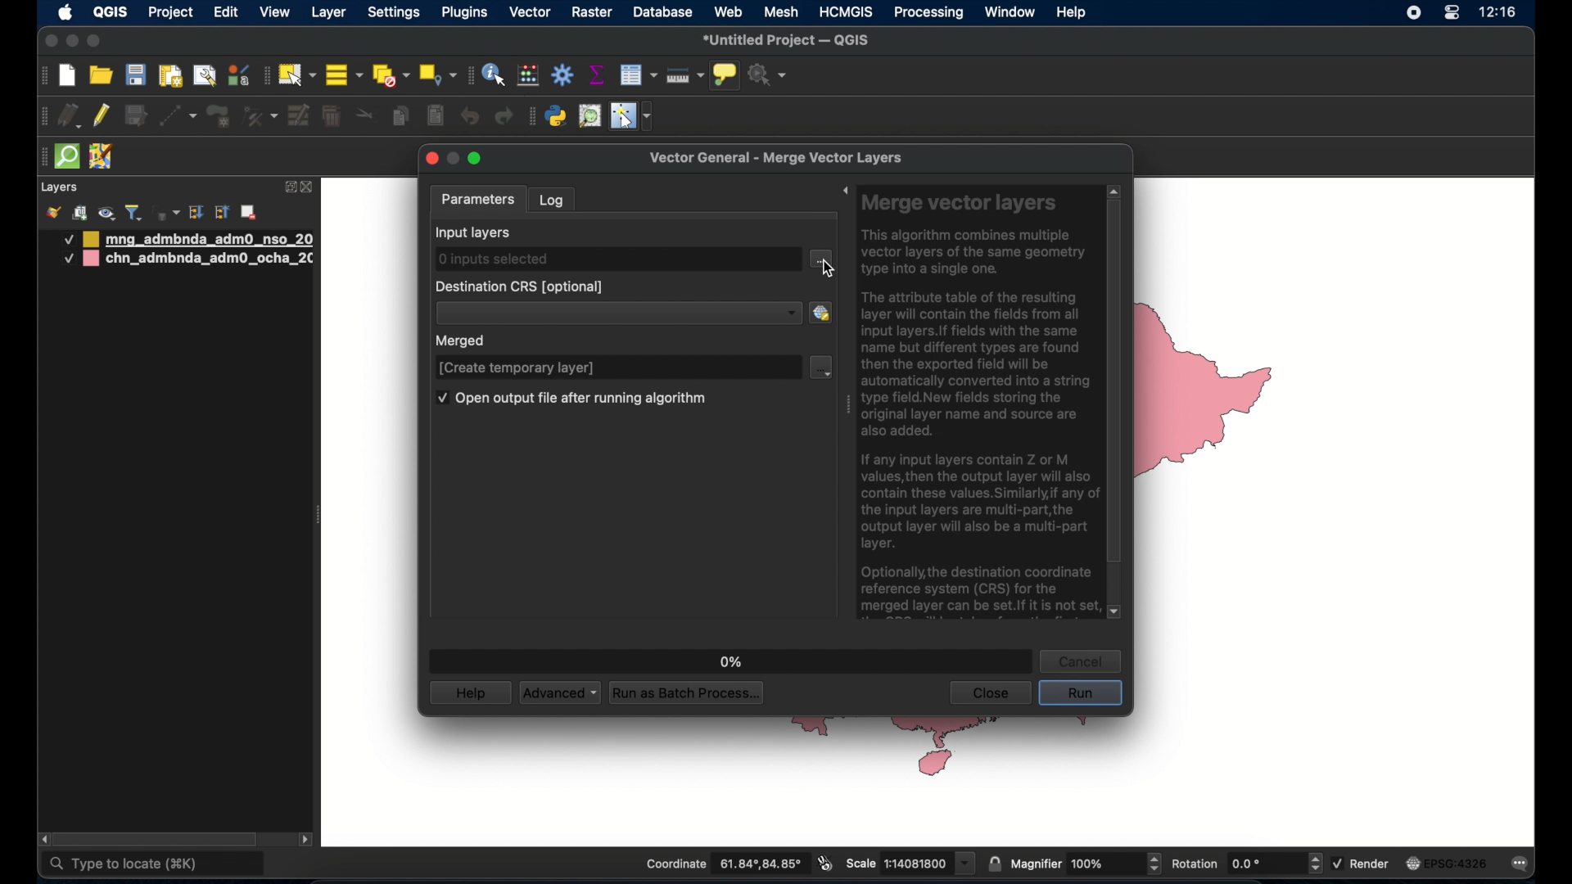 Image resolution: width=1572 pixels, height=884 pixels. What do you see at coordinates (633, 116) in the screenshot?
I see `switches mouse to configurable pointer` at bounding box center [633, 116].